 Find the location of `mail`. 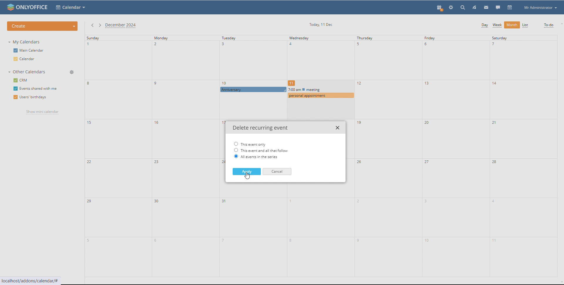

mail is located at coordinates (486, 7).